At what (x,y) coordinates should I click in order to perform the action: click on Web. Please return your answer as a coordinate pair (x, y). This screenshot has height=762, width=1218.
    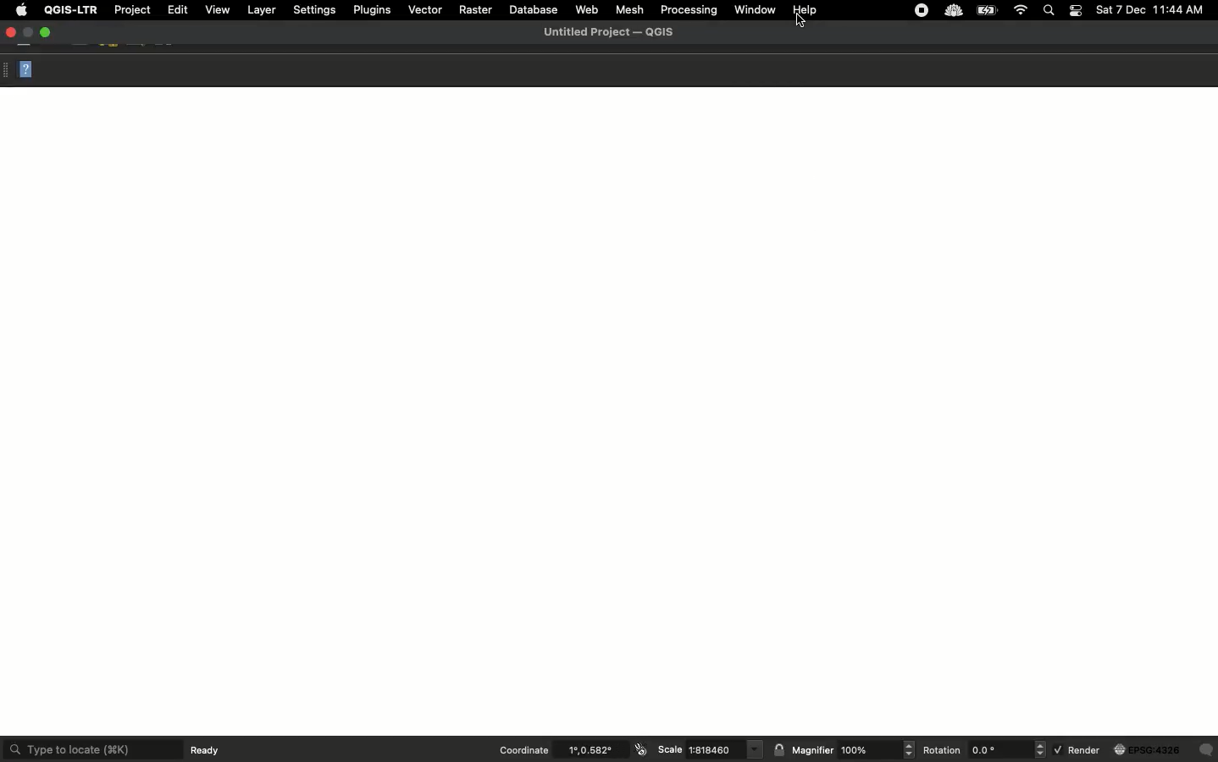
    Looking at the image, I should click on (590, 10).